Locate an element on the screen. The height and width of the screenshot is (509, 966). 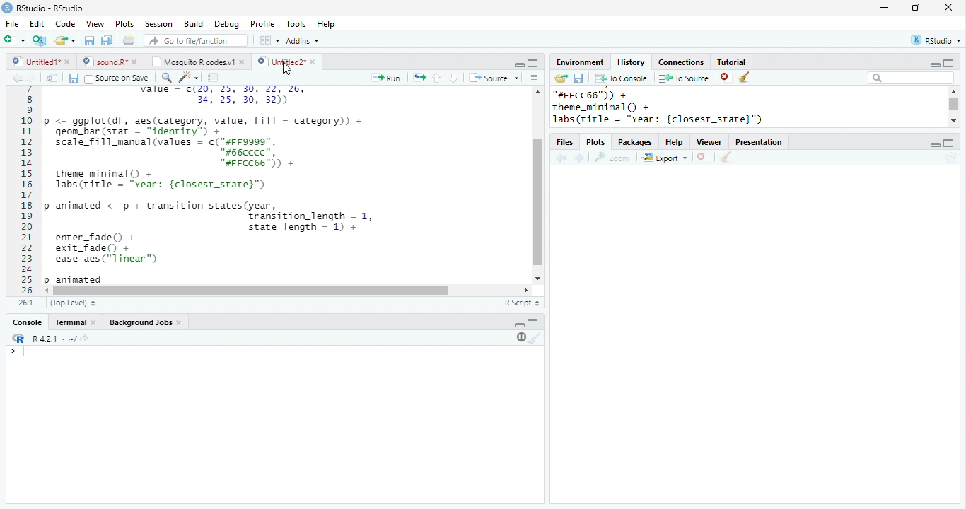
save is located at coordinates (74, 78).